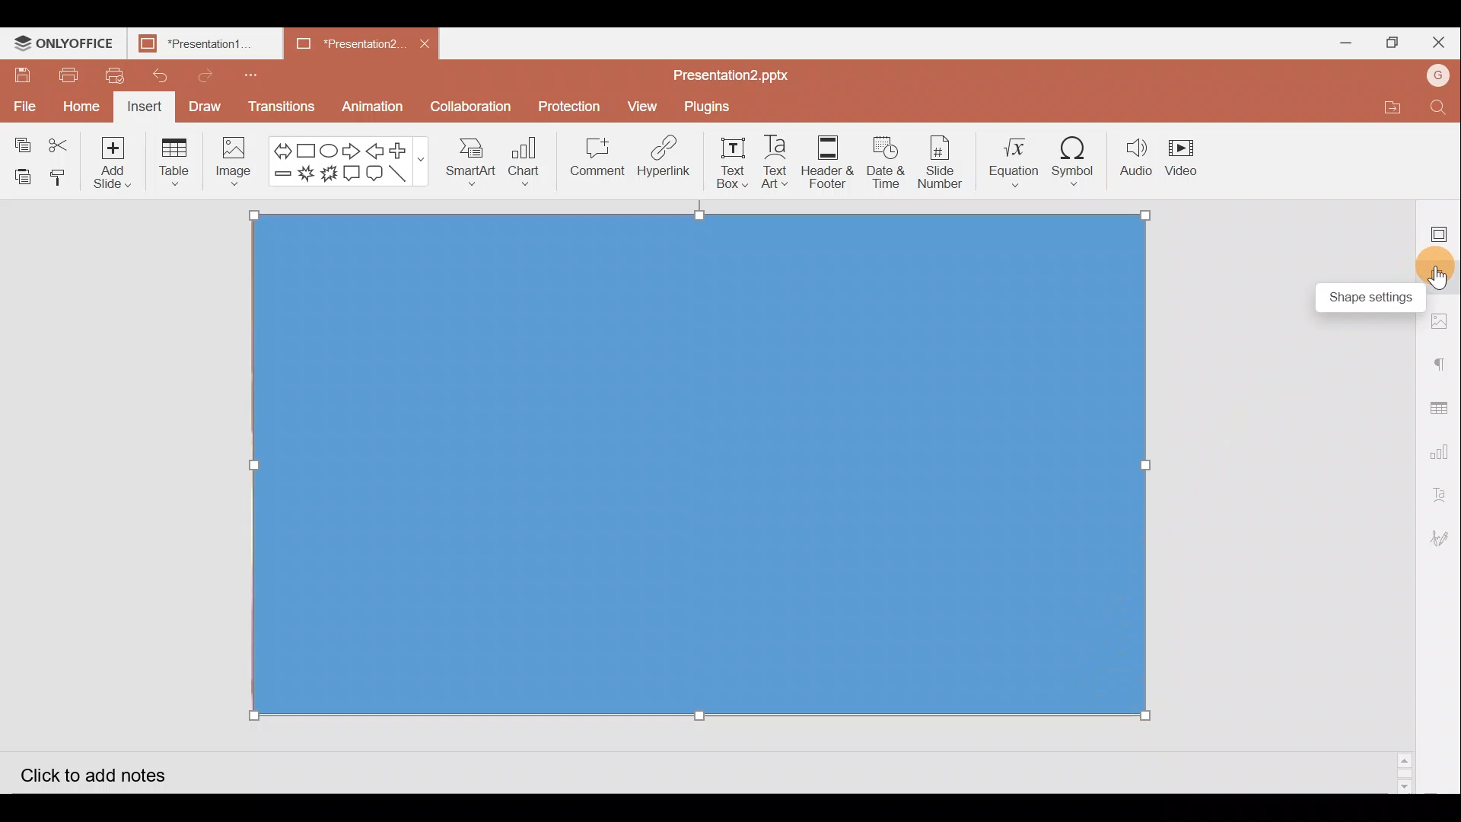 The image size is (1461, 822). I want to click on Presentation2., so click(338, 44).